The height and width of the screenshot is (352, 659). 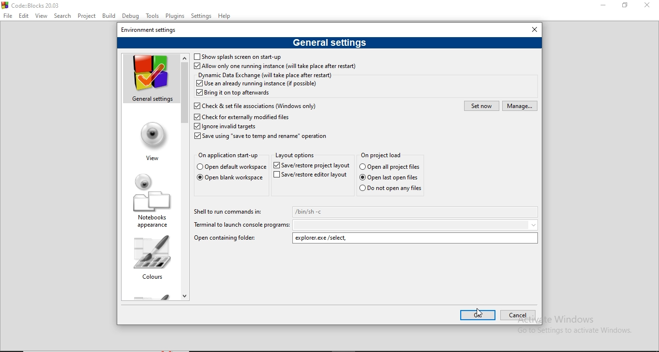 What do you see at coordinates (624, 6) in the screenshot?
I see `Restore` at bounding box center [624, 6].